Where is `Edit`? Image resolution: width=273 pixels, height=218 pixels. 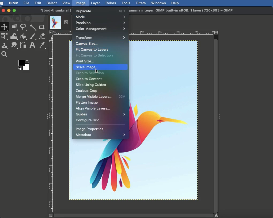 Edit is located at coordinates (38, 3).